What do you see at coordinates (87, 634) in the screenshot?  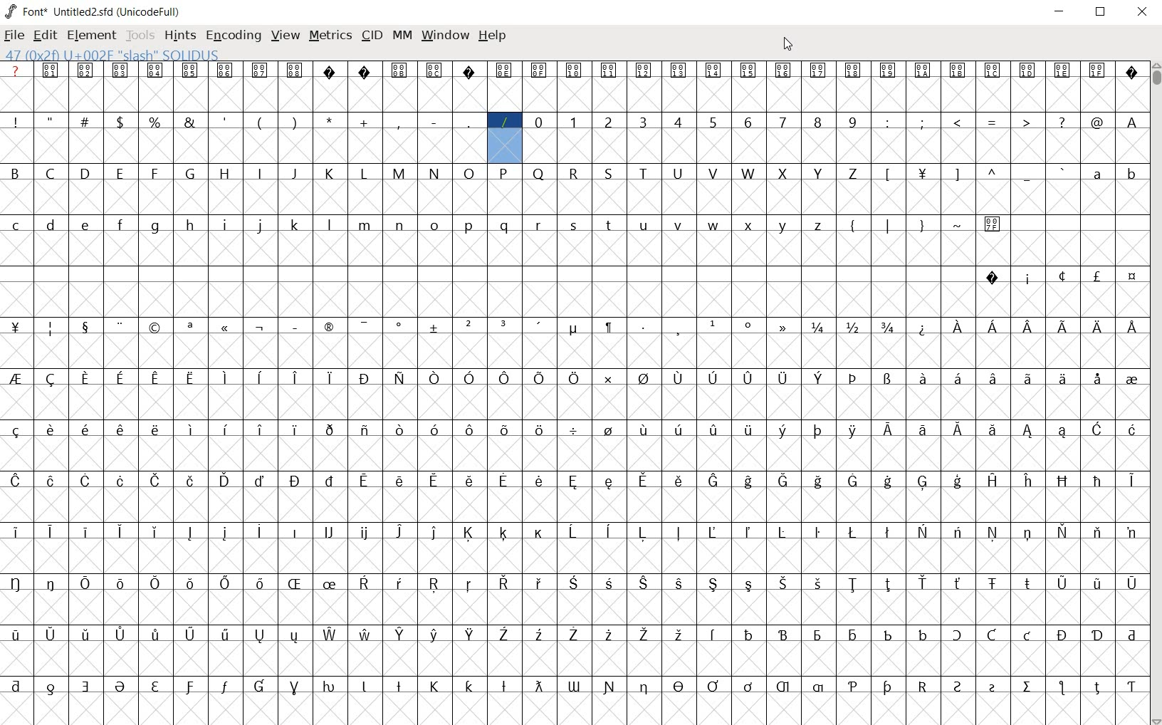 I see `glyph` at bounding box center [87, 634].